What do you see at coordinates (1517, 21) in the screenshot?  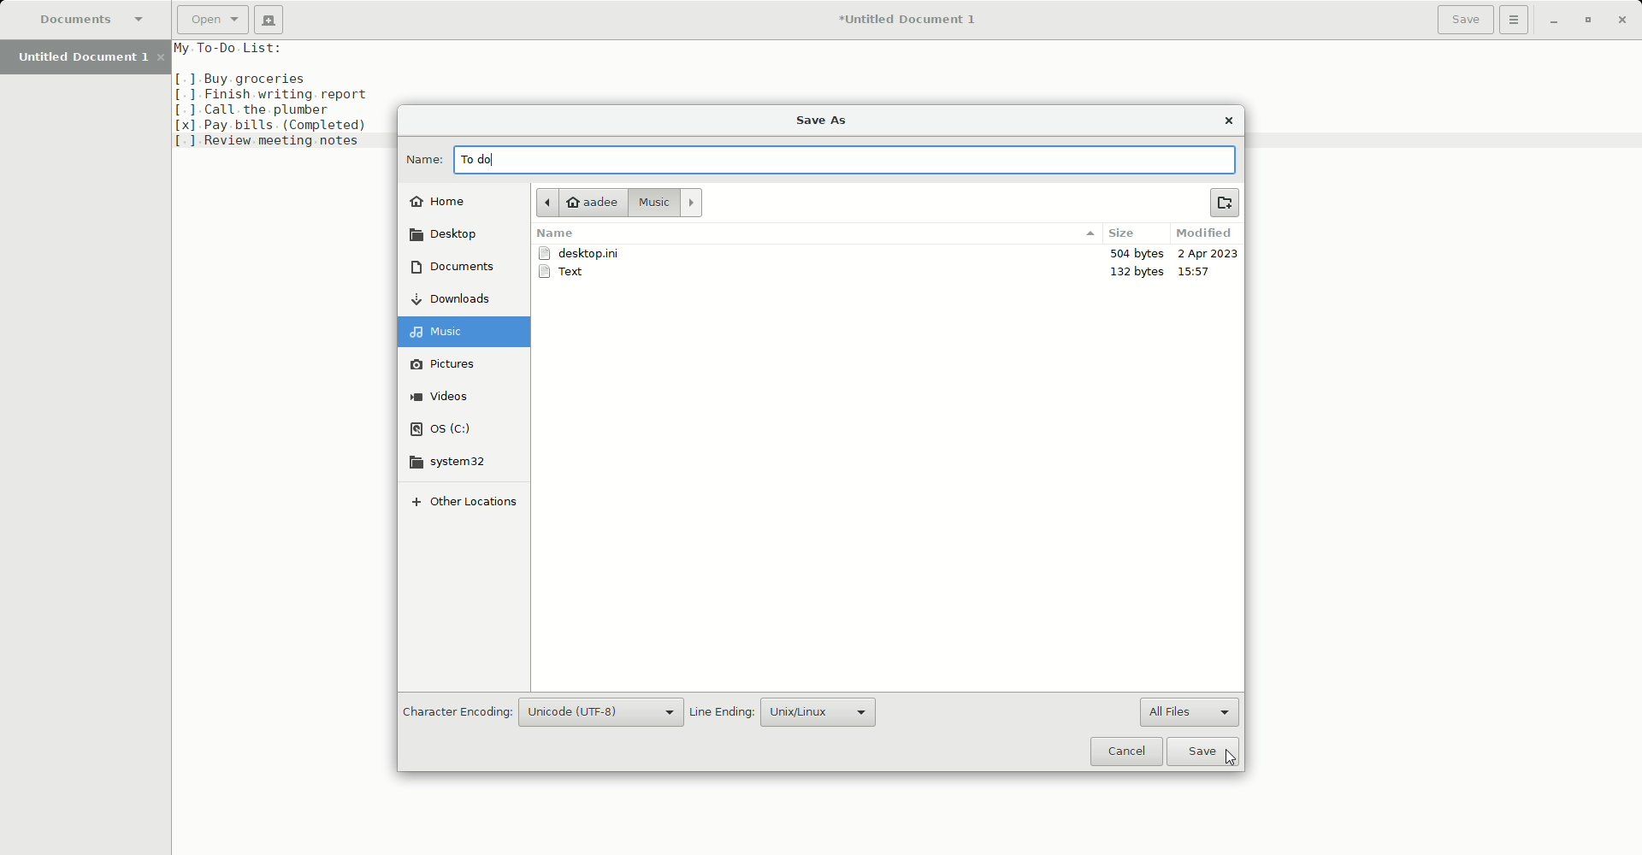 I see `Options` at bounding box center [1517, 21].